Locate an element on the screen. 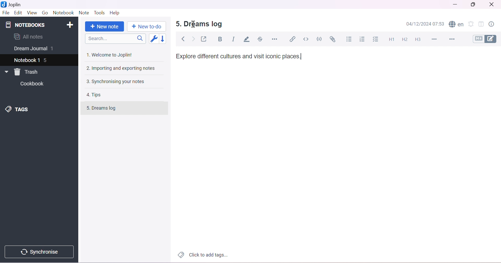 The width and height of the screenshot is (501, 263). Highlight is located at coordinates (248, 40).